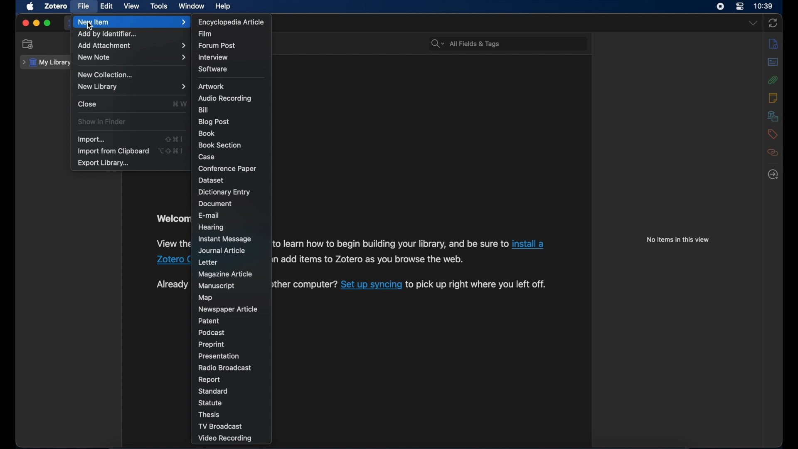 The image size is (798, 449). Describe the element at coordinates (372, 285) in the screenshot. I see `Set up syncing` at that location.